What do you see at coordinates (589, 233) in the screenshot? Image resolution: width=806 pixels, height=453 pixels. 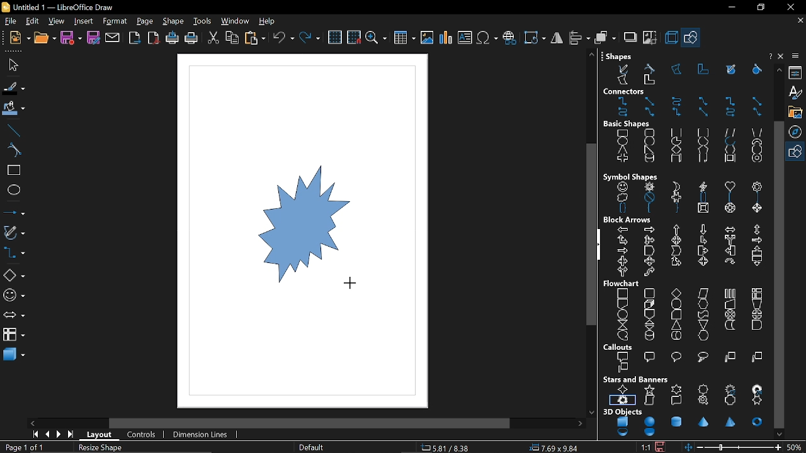 I see `Vertical scroll bar` at bounding box center [589, 233].